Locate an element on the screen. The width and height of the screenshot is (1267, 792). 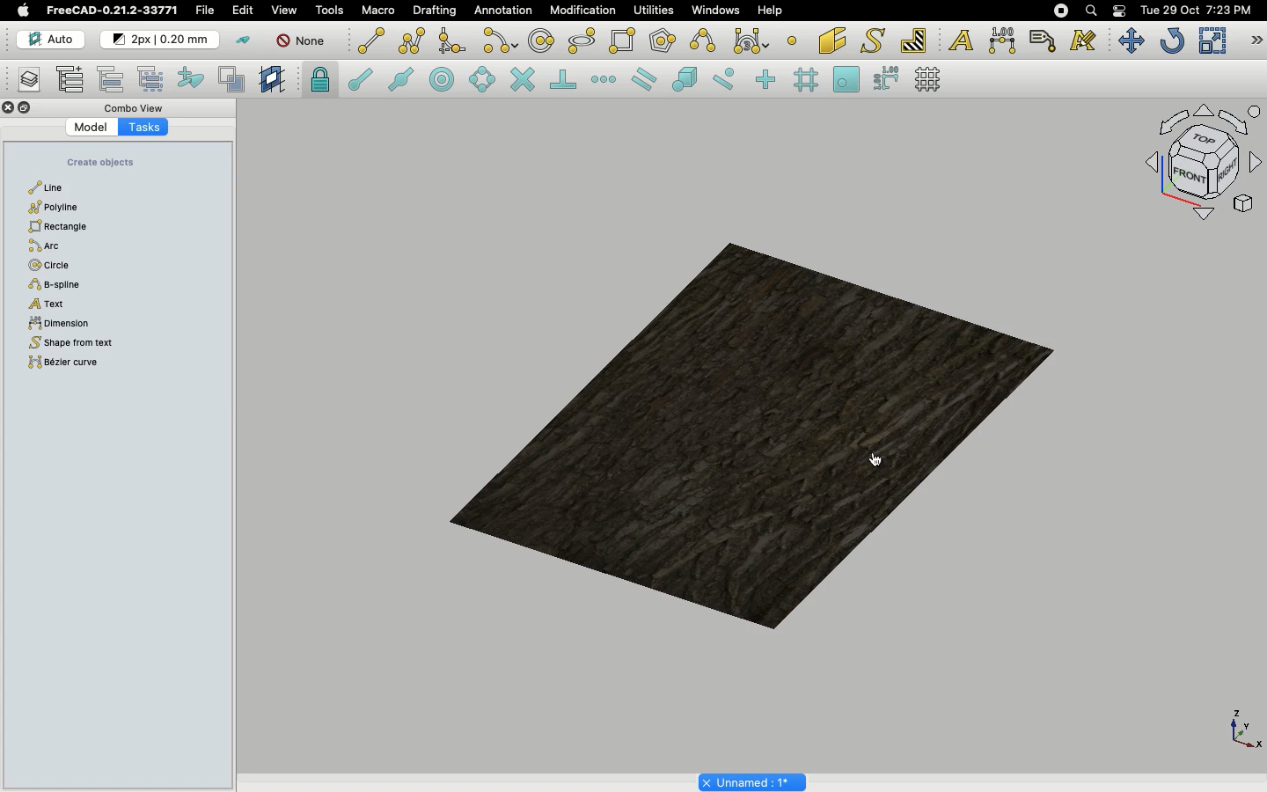
Snap parallel is located at coordinates (642, 79).